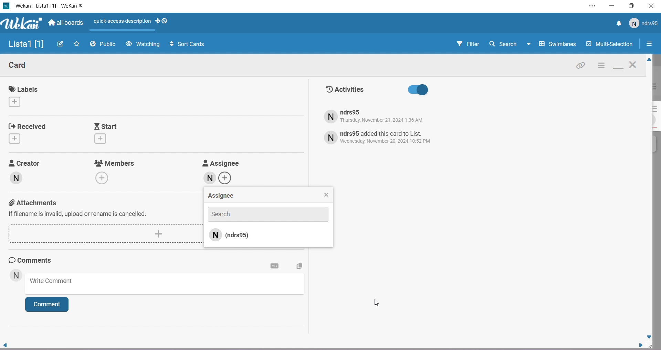 Image resolution: width=661 pixels, height=350 pixels. I want to click on Watching, so click(143, 44).